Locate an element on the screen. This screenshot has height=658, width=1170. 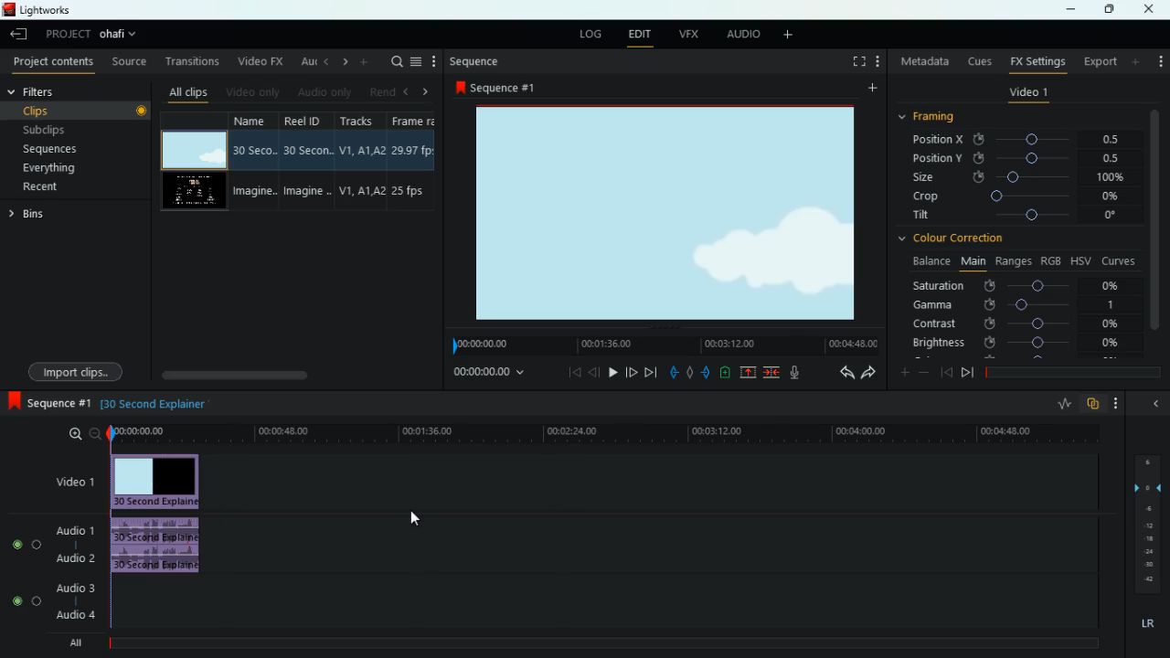
sequence is located at coordinates (477, 62).